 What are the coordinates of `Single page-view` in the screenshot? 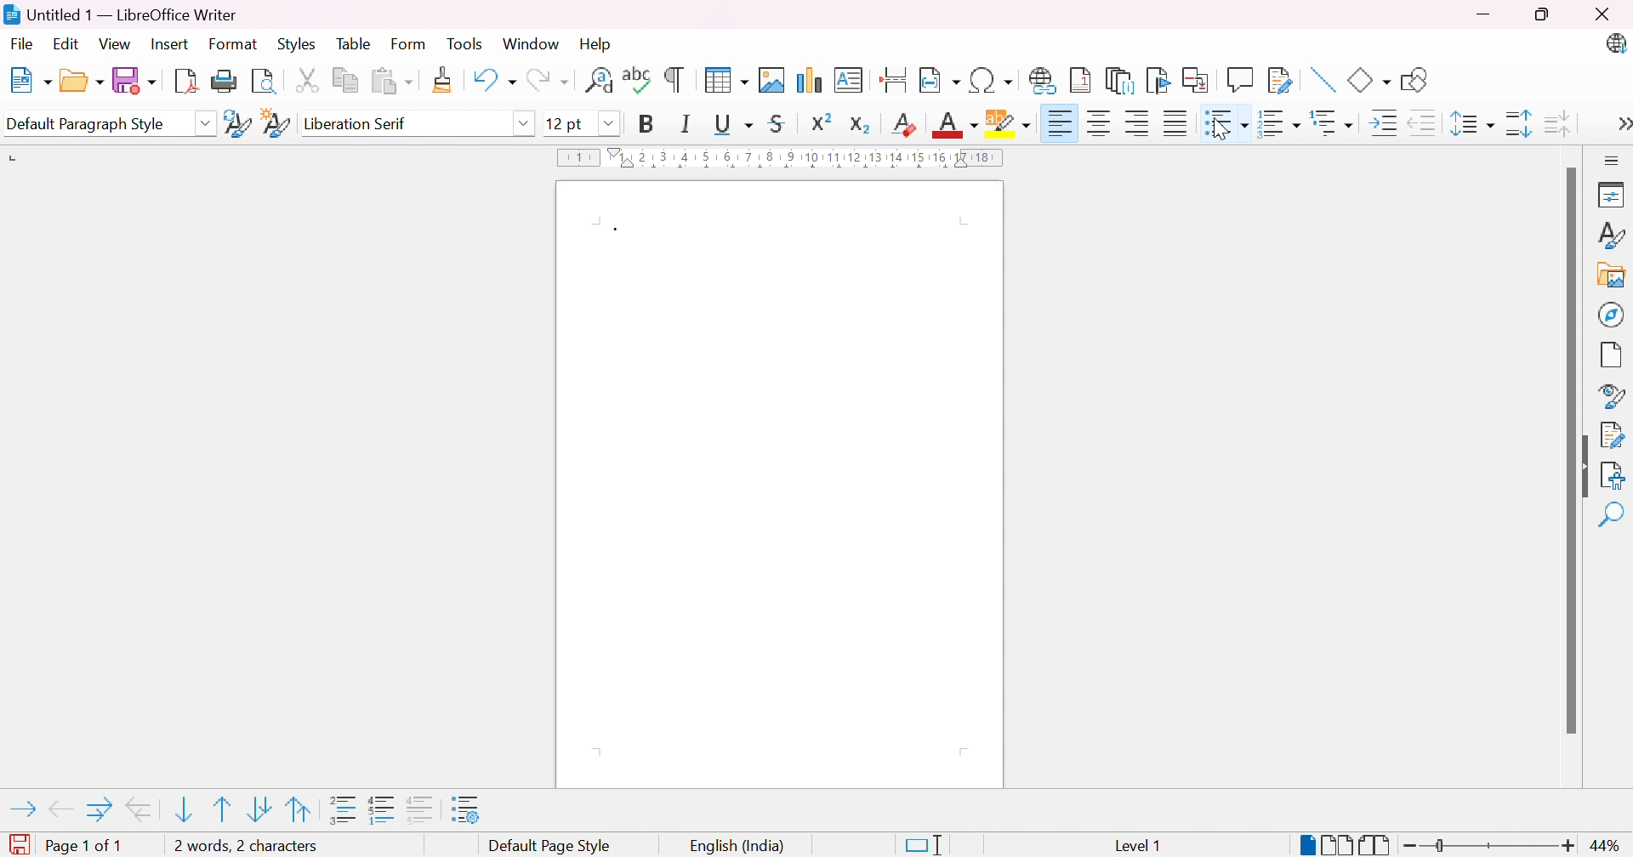 It's located at (1306, 846).